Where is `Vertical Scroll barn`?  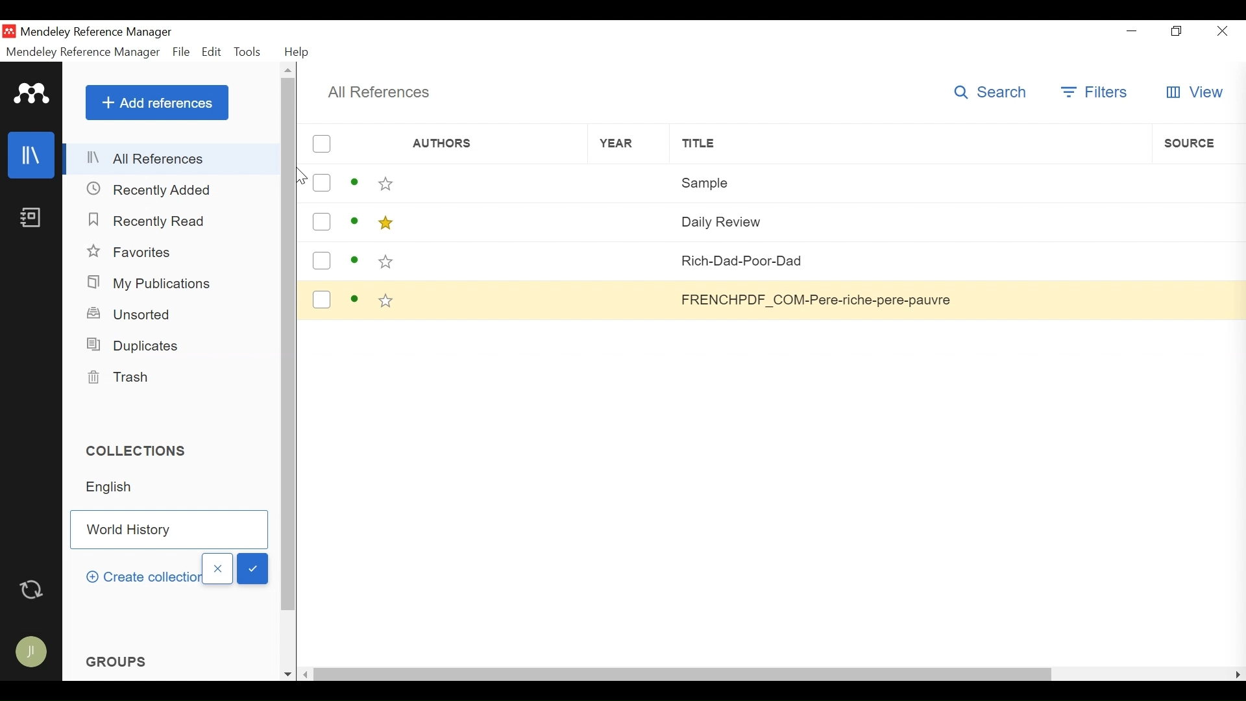 Vertical Scroll barn is located at coordinates (287, 356).